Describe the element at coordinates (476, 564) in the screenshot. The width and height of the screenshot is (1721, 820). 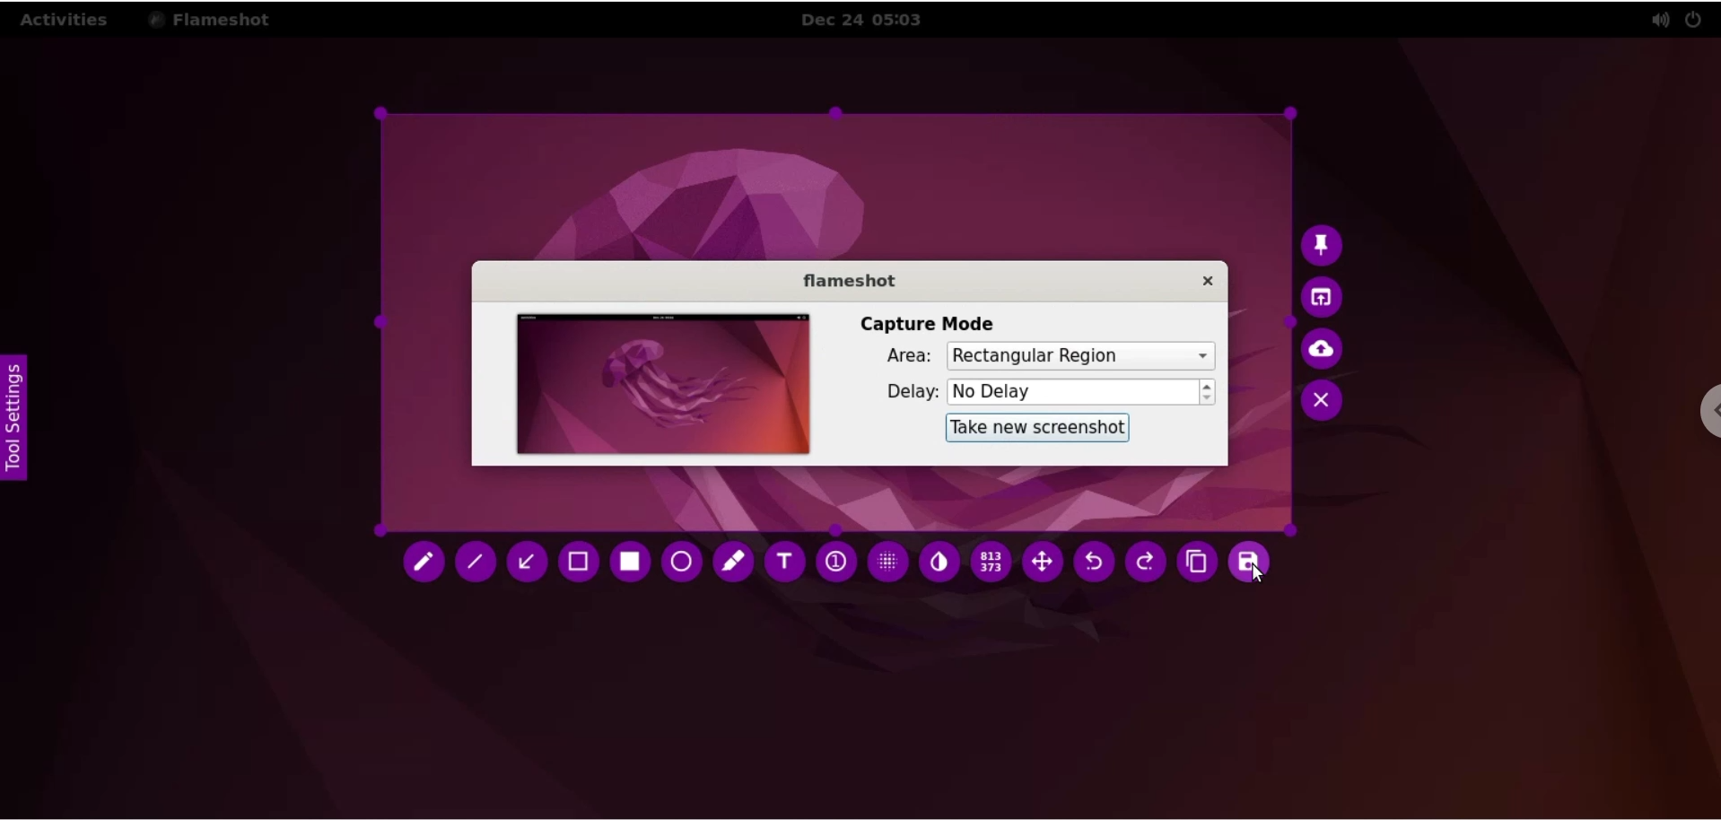
I see `line` at that location.